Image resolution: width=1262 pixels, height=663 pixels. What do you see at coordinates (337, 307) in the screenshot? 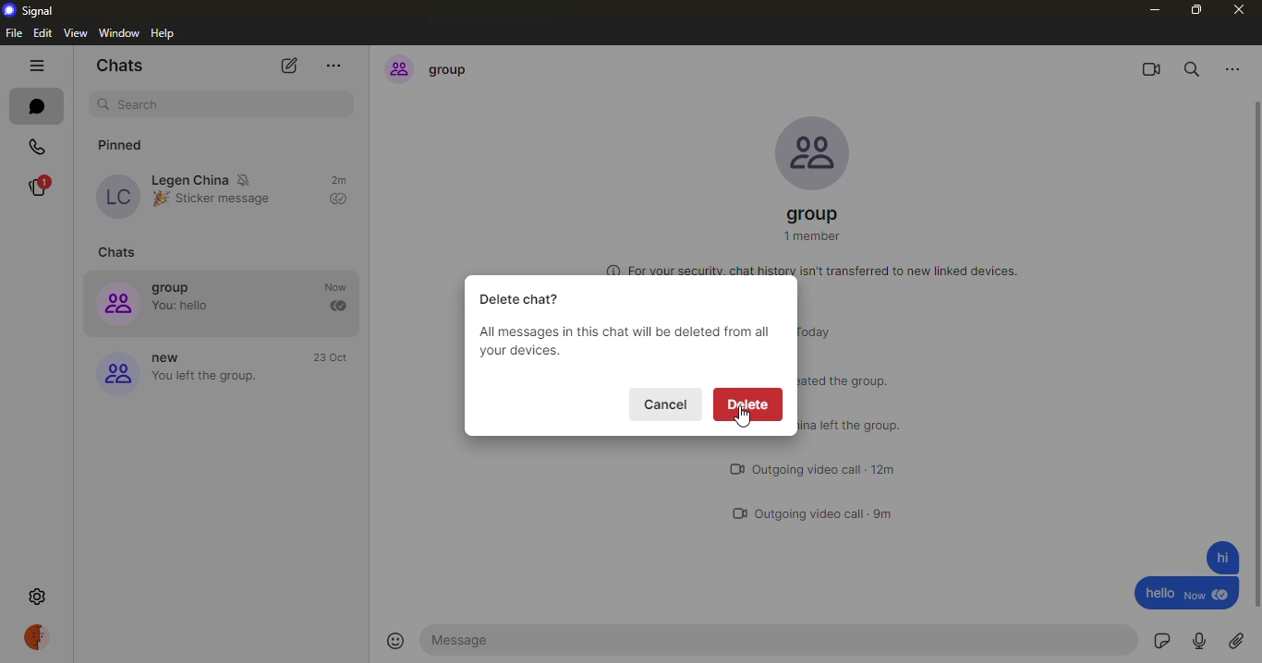
I see `sent` at bounding box center [337, 307].